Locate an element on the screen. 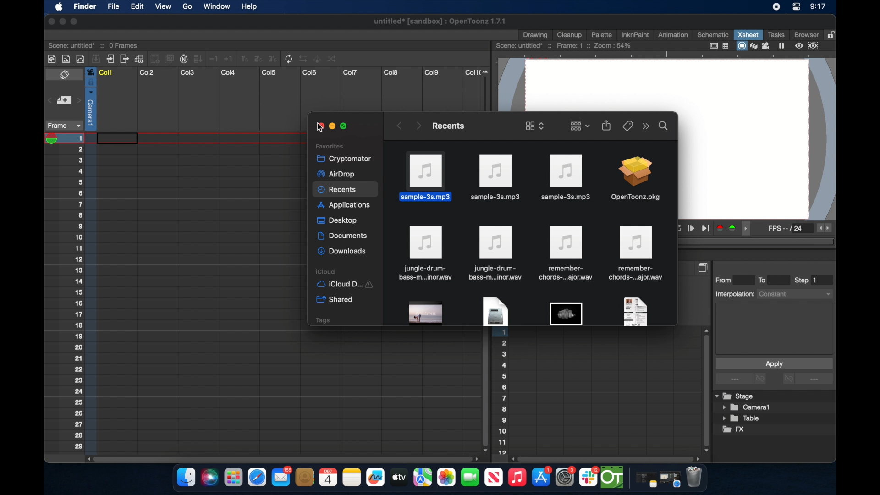 The image size is (880, 495). apple tv is located at coordinates (493, 478).